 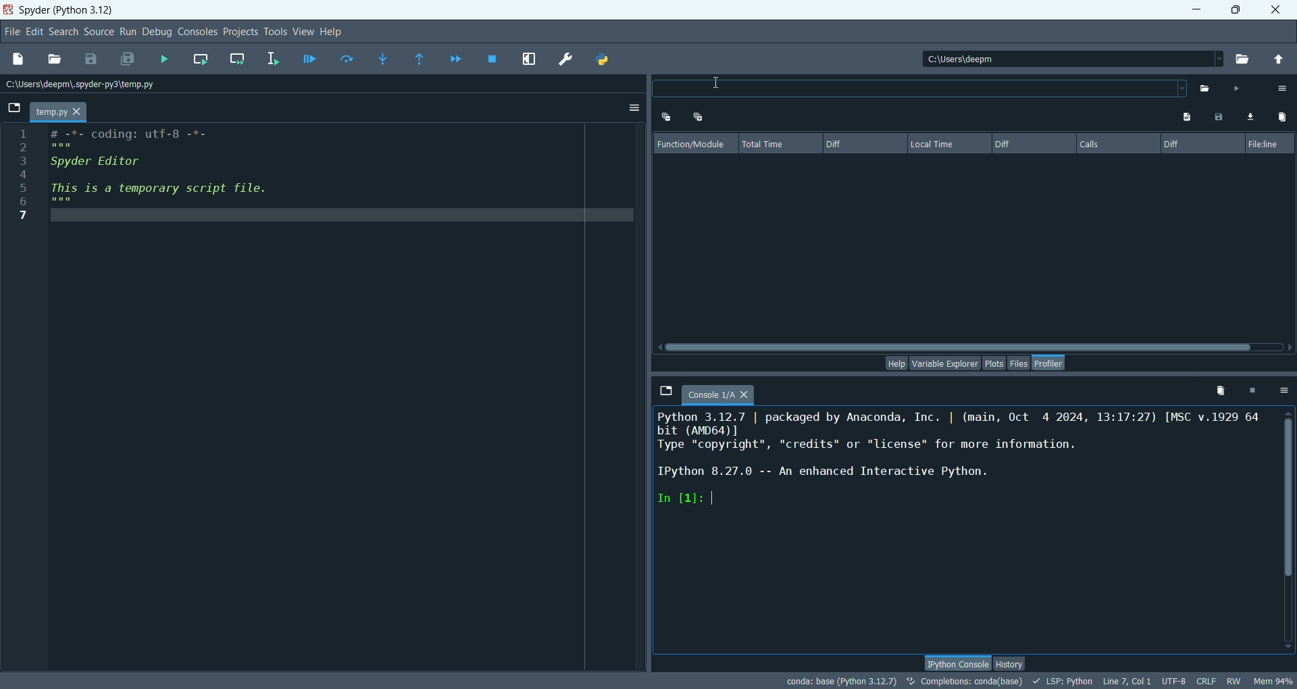 What do you see at coordinates (16, 105) in the screenshot?
I see `browse tabs` at bounding box center [16, 105].